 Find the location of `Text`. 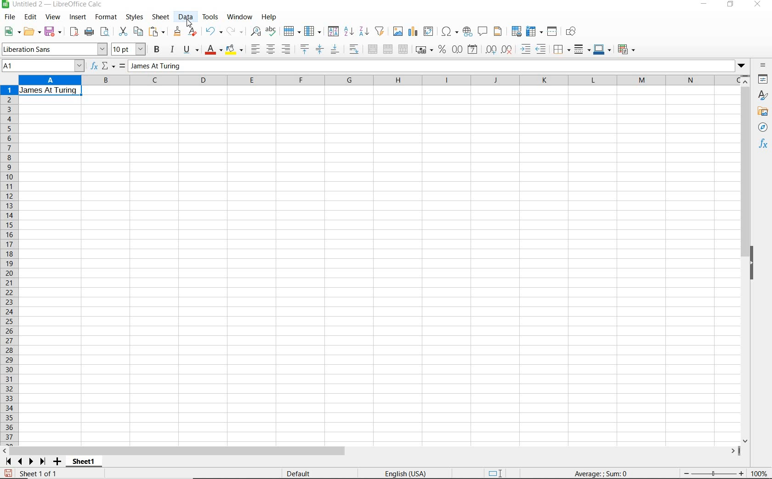

Text is located at coordinates (51, 91).